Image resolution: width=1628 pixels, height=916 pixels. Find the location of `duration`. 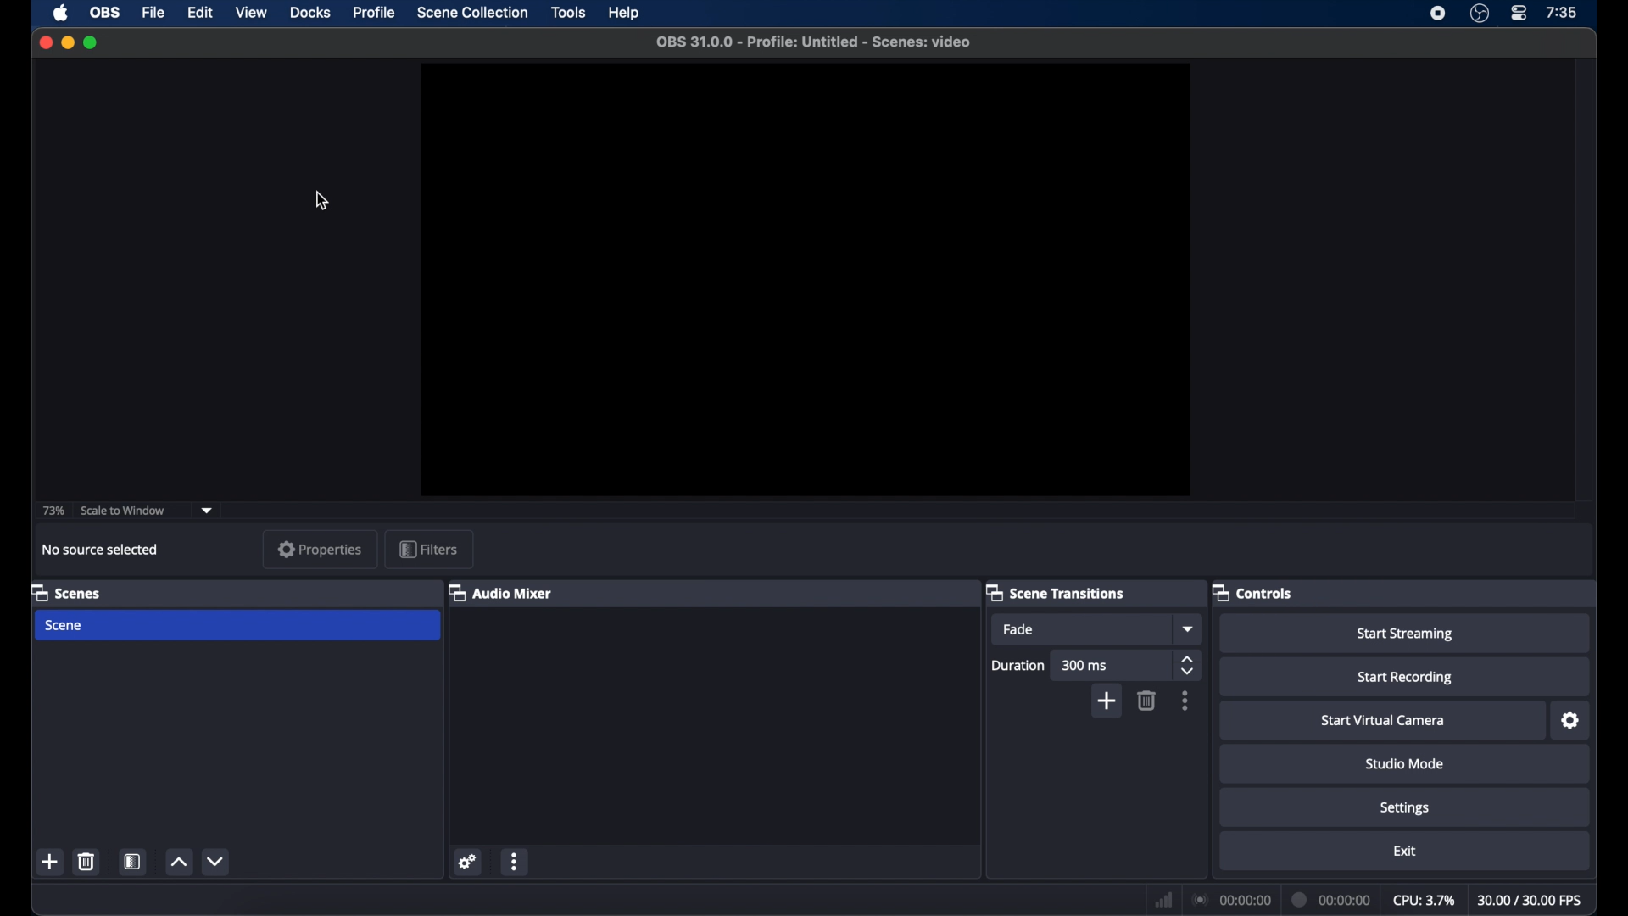

duration is located at coordinates (1017, 666).